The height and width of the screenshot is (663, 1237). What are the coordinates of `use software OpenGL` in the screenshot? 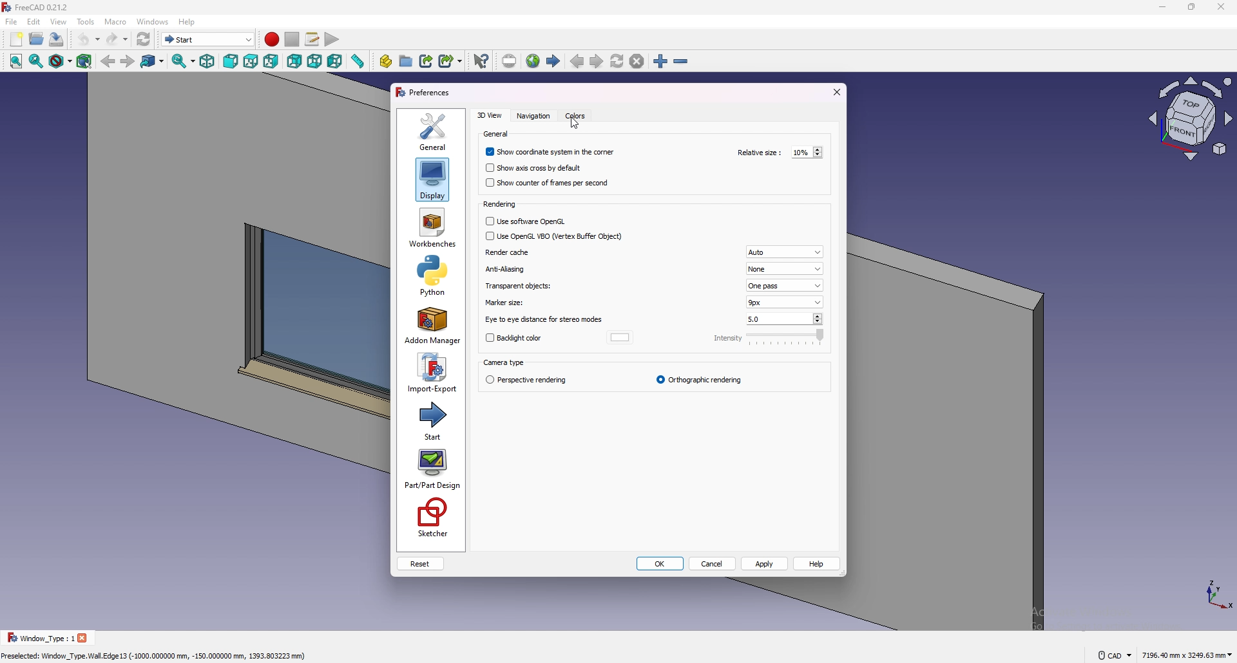 It's located at (526, 221).